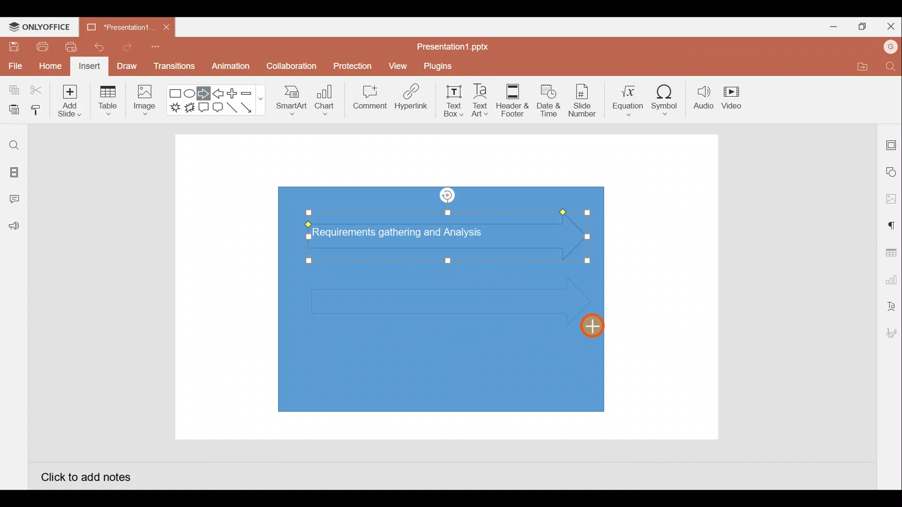 Image resolution: width=902 pixels, height=507 pixels. Describe the element at coordinates (234, 93) in the screenshot. I see `Plus` at that location.